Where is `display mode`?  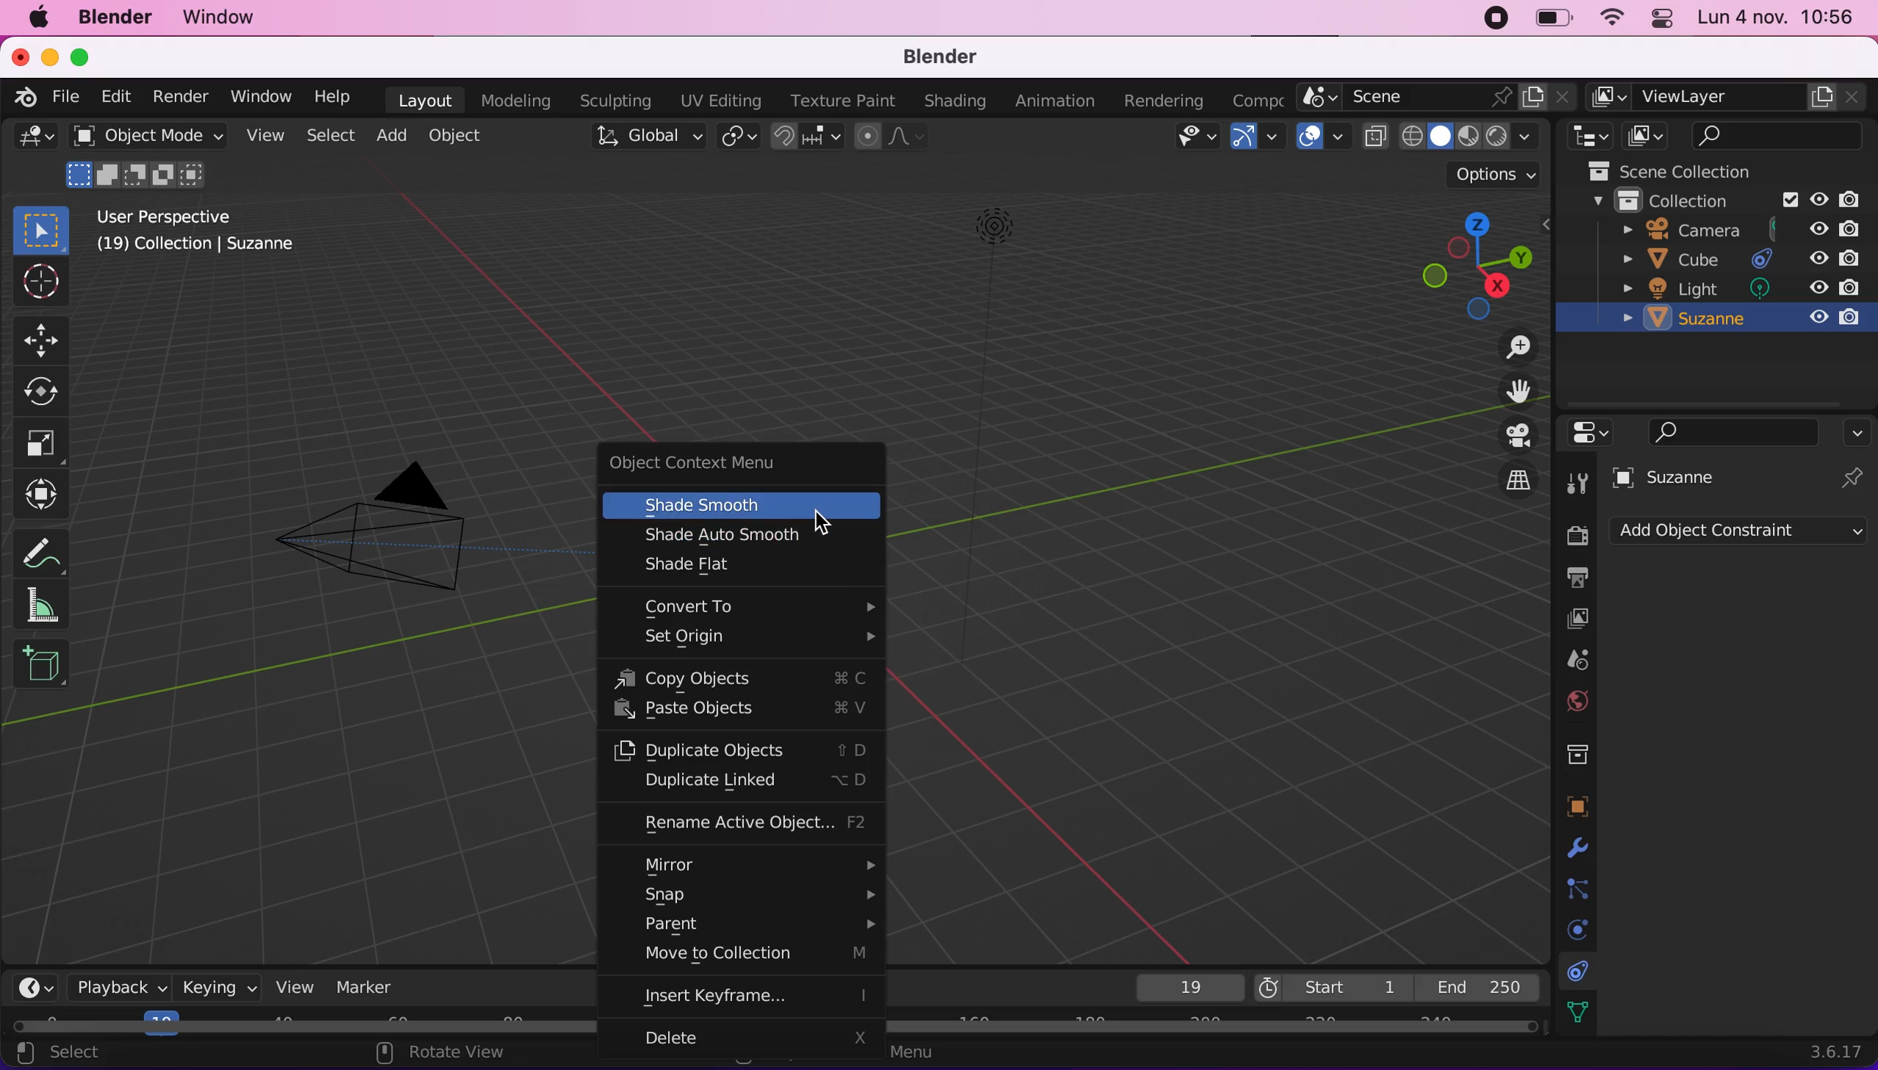
display mode is located at coordinates (1650, 134).